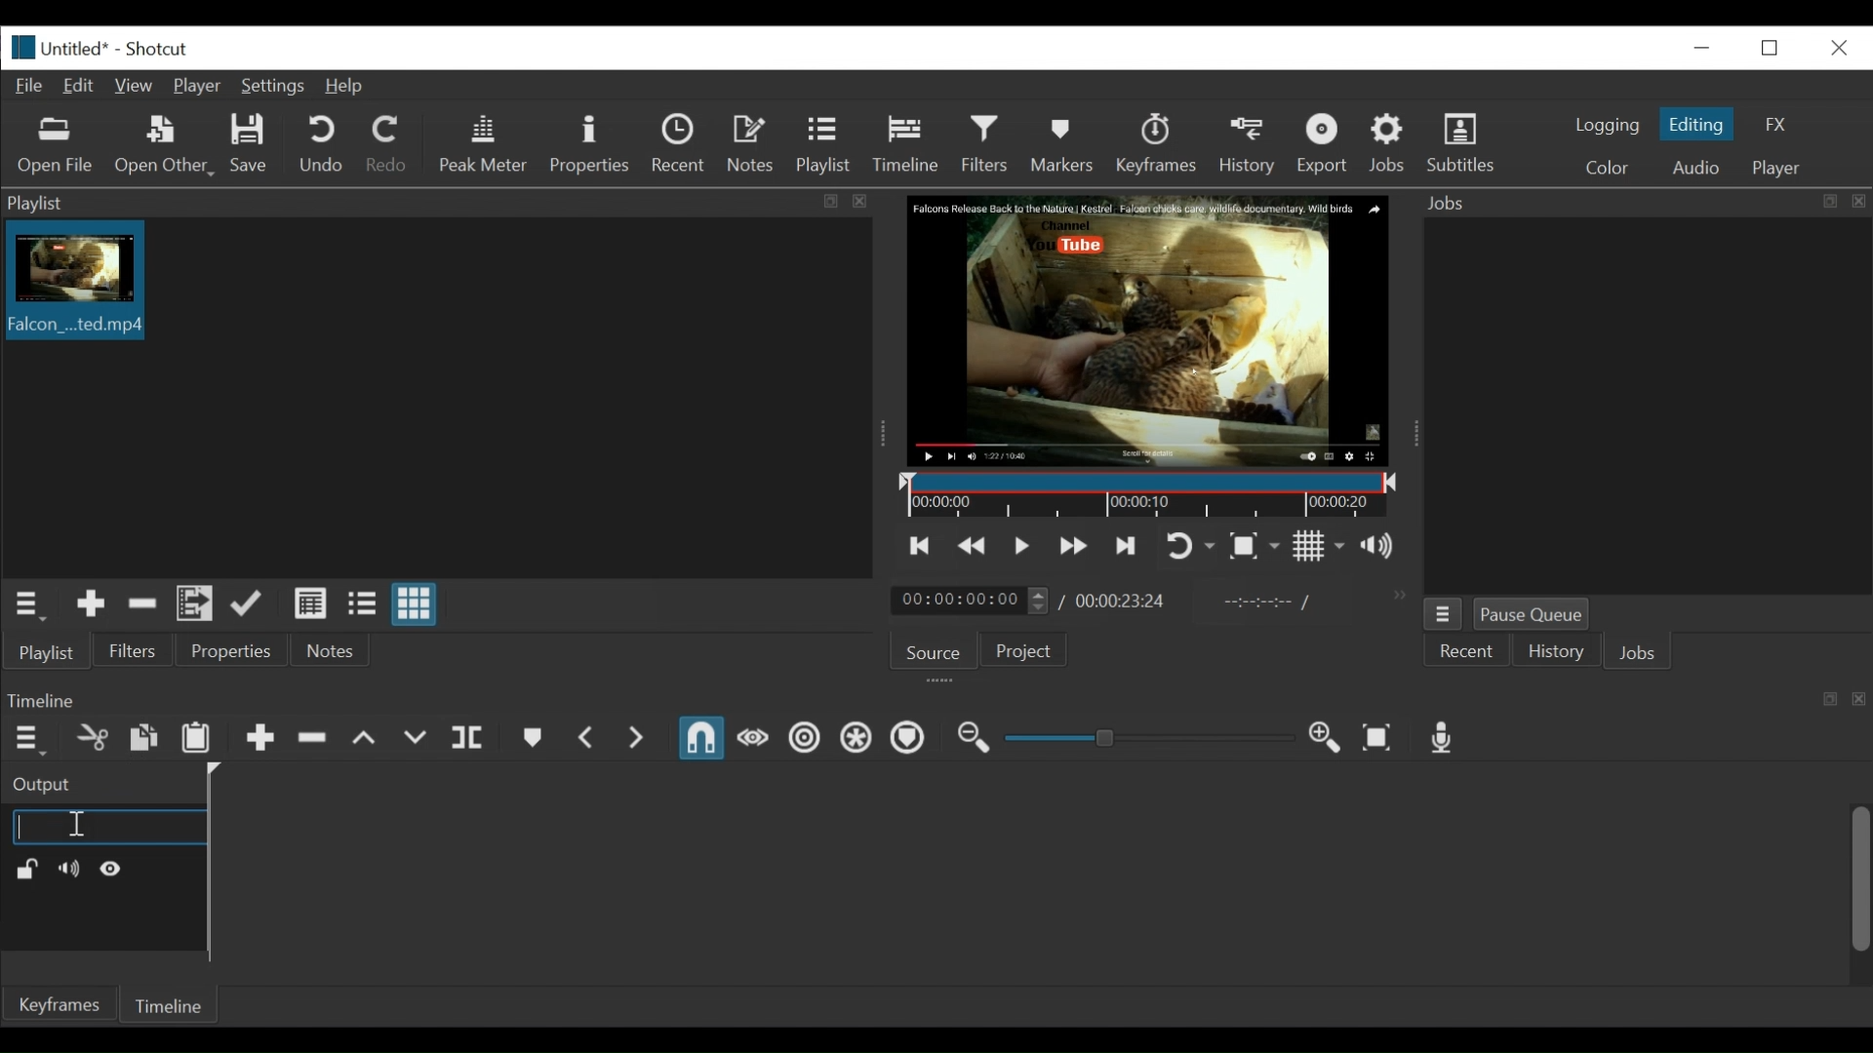 Image resolution: width=1873 pixels, height=1053 pixels. I want to click on Jobs menu, so click(1445, 614).